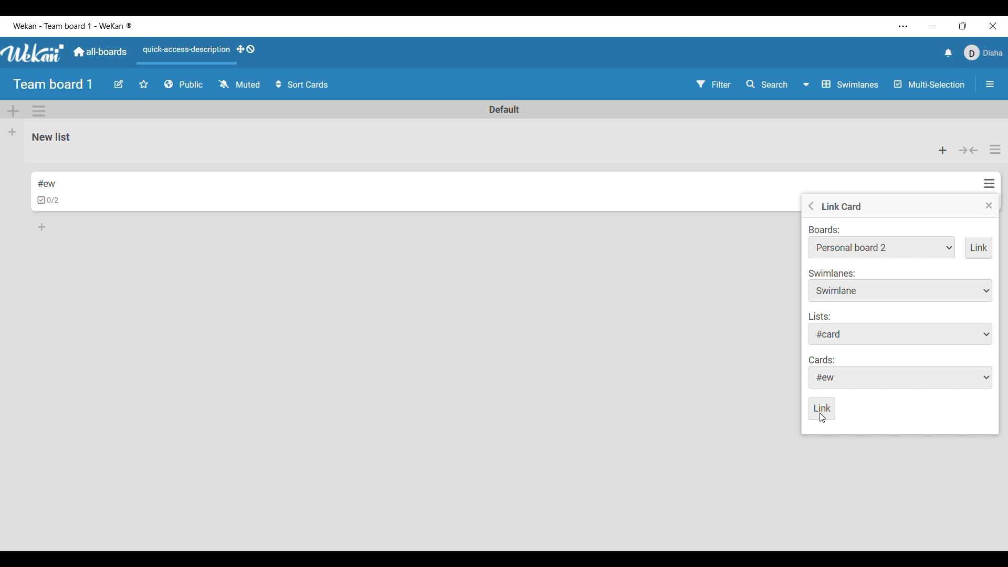 The image size is (1008, 567). What do you see at coordinates (72, 26) in the screenshot?
I see `Software and board name` at bounding box center [72, 26].